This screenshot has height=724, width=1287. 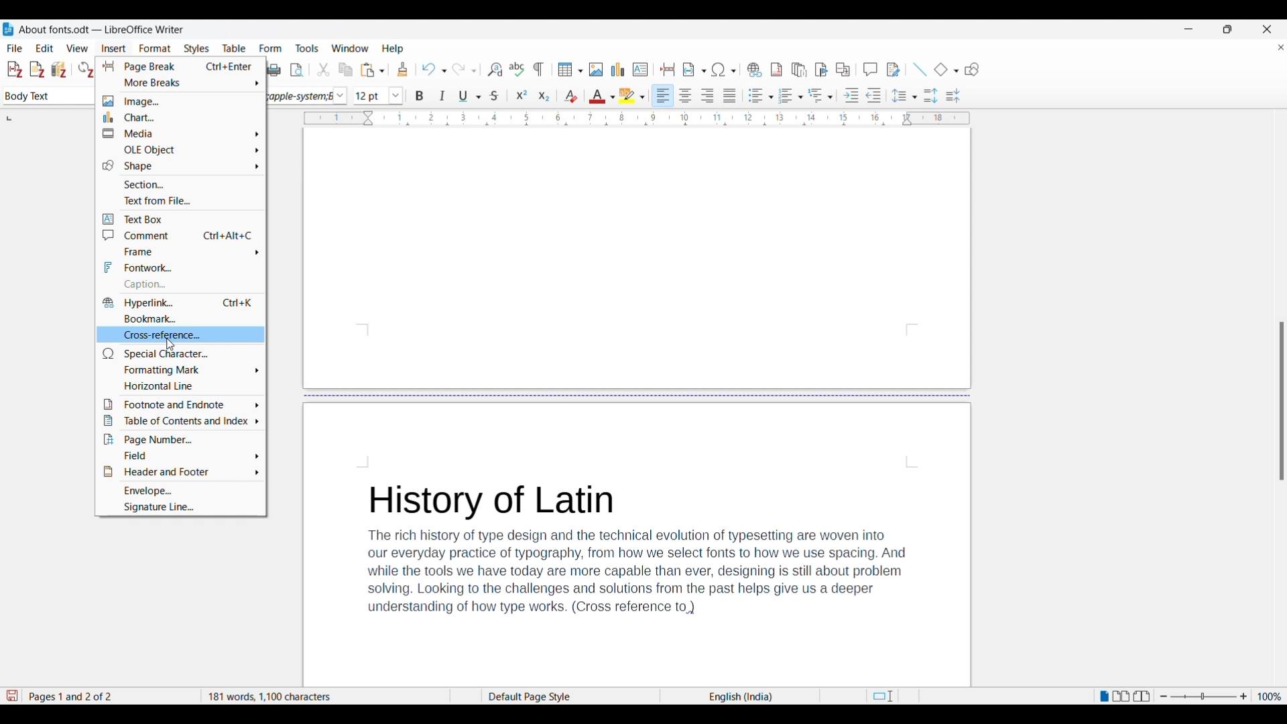 I want to click on Paste options, so click(x=373, y=70).